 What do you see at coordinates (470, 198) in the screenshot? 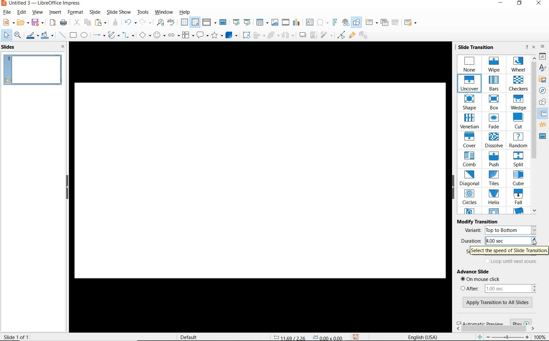
I see `CIRCLES` at bounding box center [470, 198].